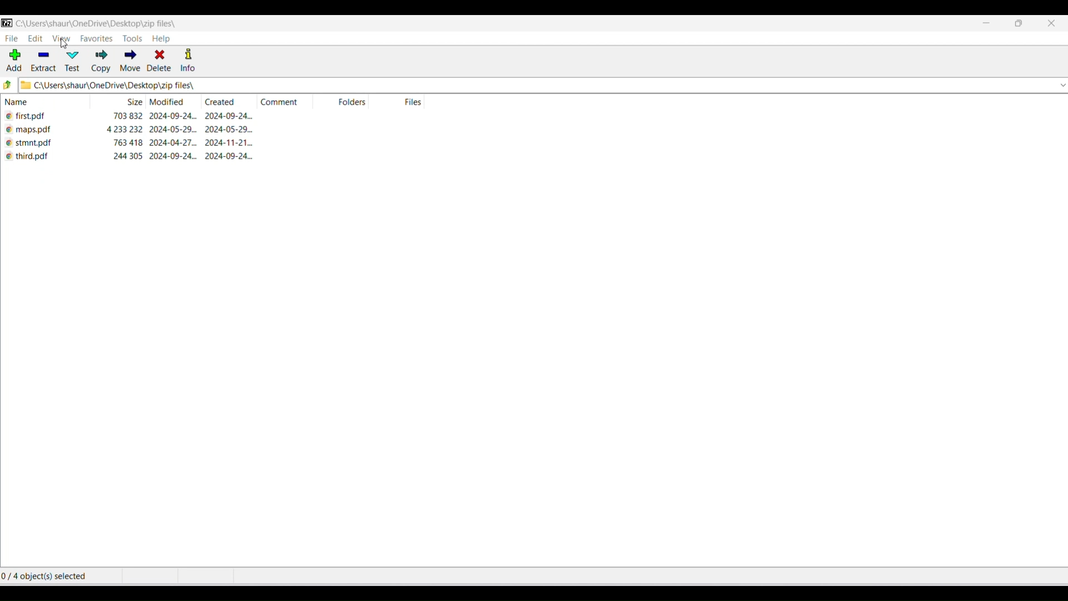 This screenshot has width=1068, height=601. I want to click on maximize, so click(1019, 26).